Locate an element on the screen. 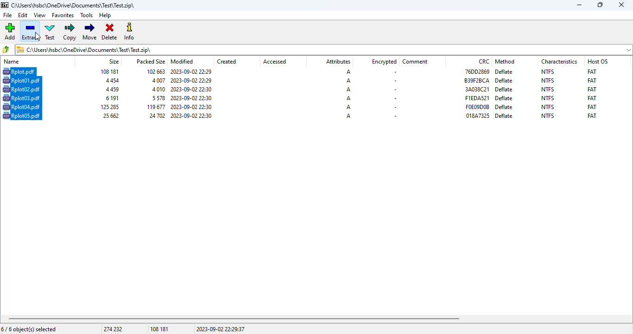 The image size is (633, 334). deflate is located at coordinates (505, 71).